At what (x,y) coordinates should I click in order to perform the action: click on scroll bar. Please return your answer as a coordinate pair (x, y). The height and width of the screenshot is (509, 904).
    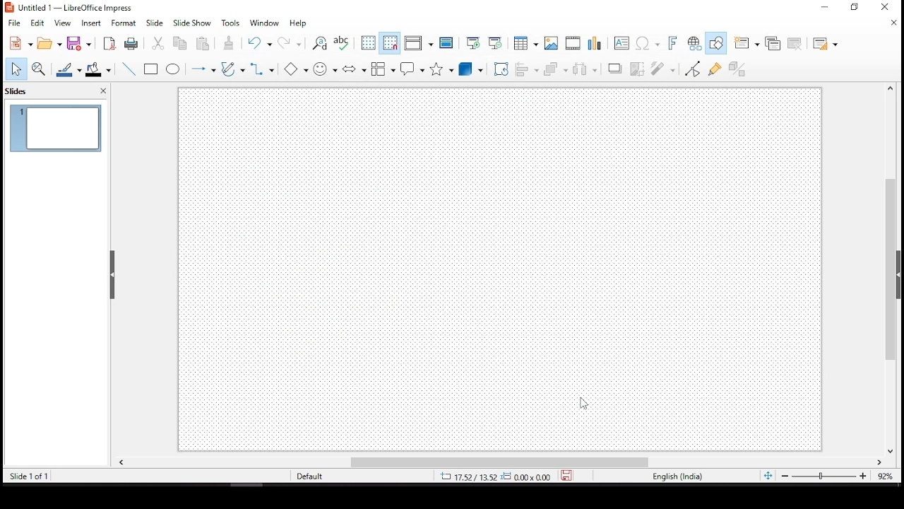
    Looking at the image, I should click on (499, 462).